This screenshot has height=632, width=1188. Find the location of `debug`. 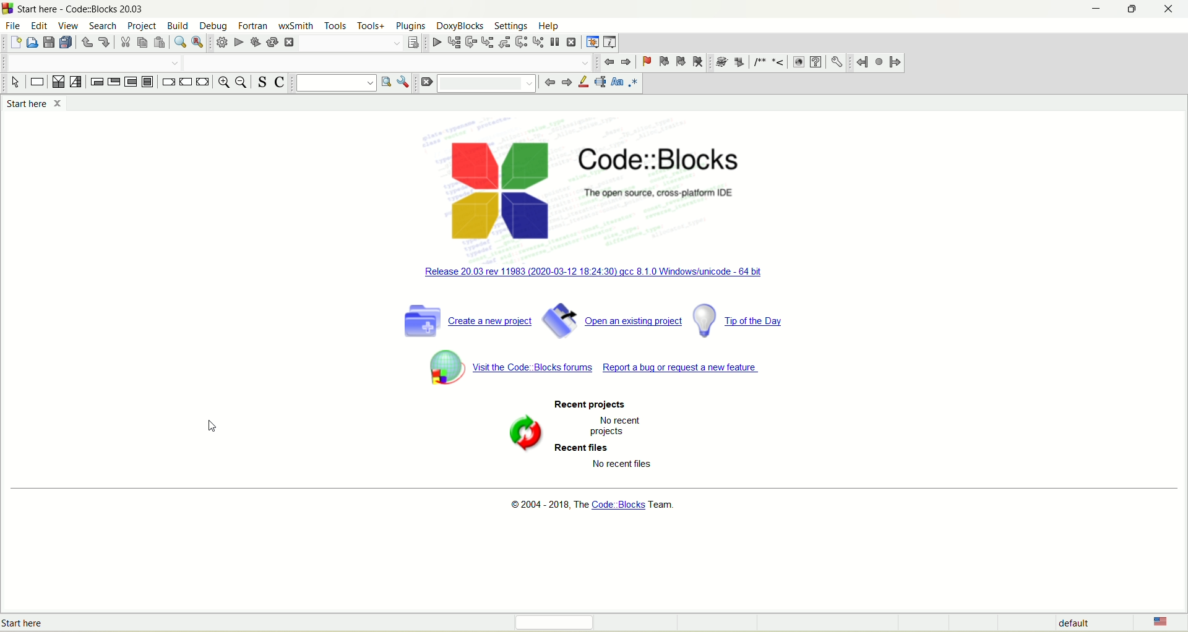

debug is located at coordinates (436, 43).